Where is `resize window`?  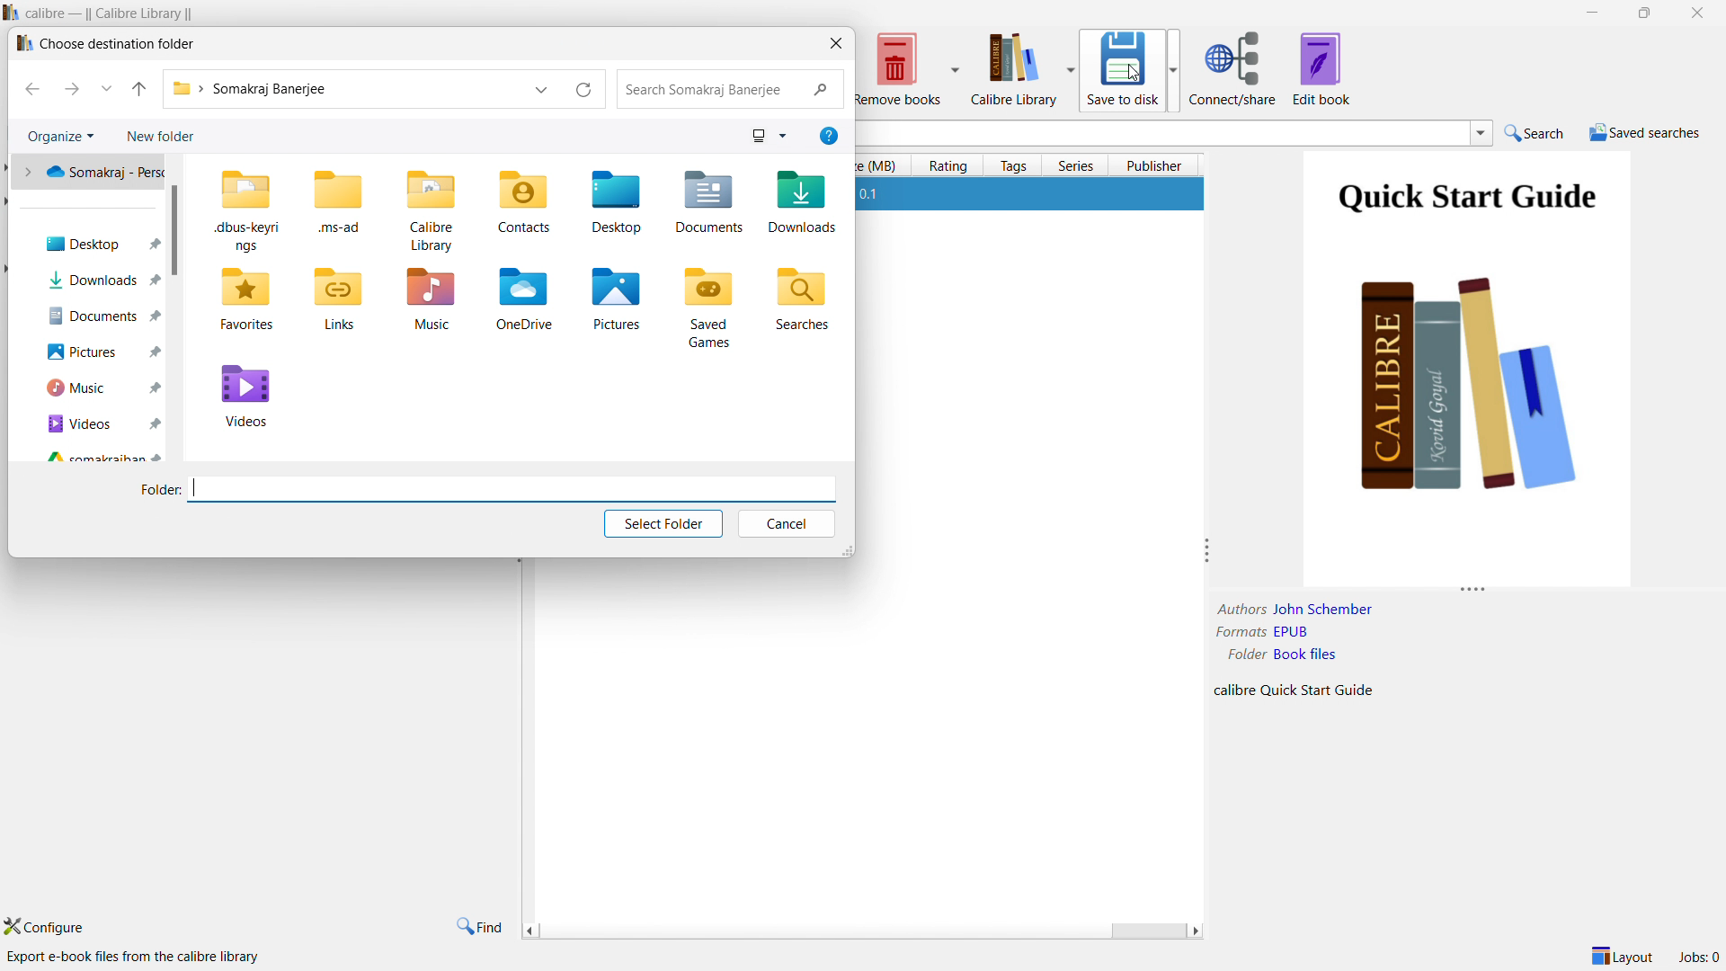 resize window is located at coordinates (844, 550).